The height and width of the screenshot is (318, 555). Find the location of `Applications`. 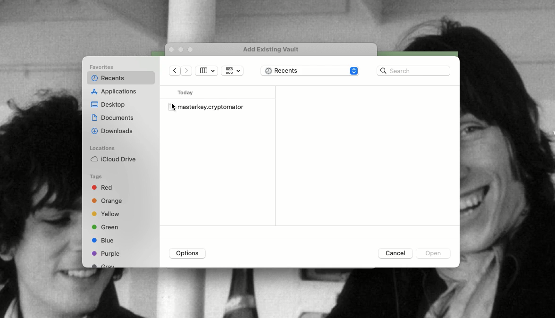

Applications is located at coordinates (116, 92).